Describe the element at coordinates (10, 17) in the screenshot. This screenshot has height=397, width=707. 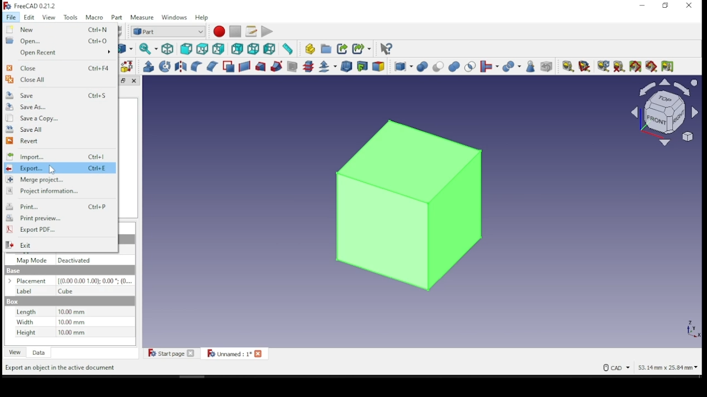
I see `File` at that location.